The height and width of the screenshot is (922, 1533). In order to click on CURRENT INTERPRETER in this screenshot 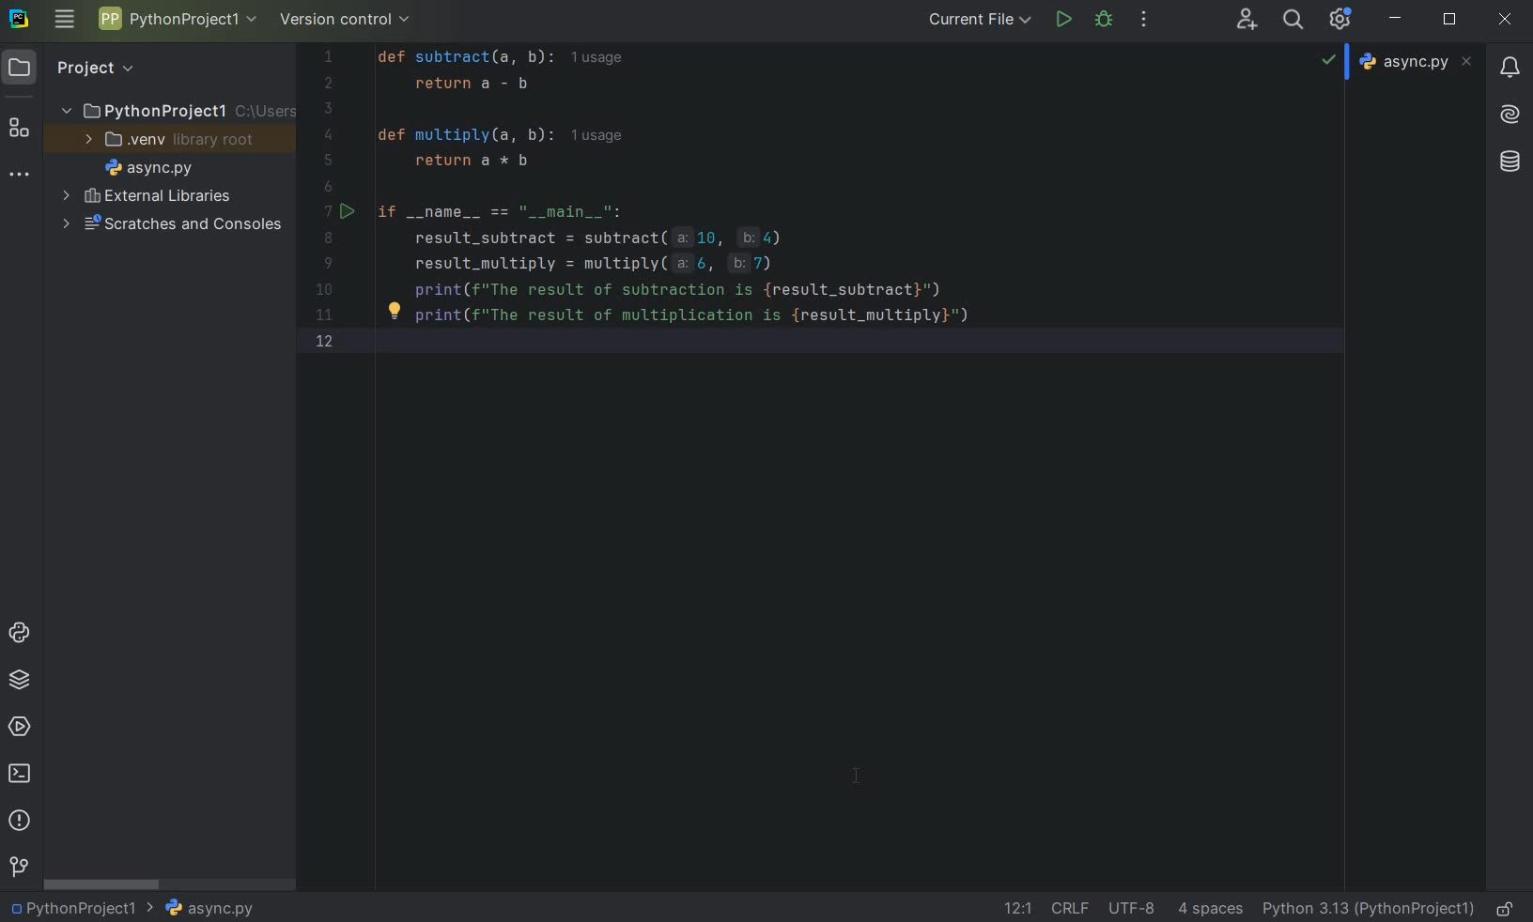, I will do `click(1368, 908)`.